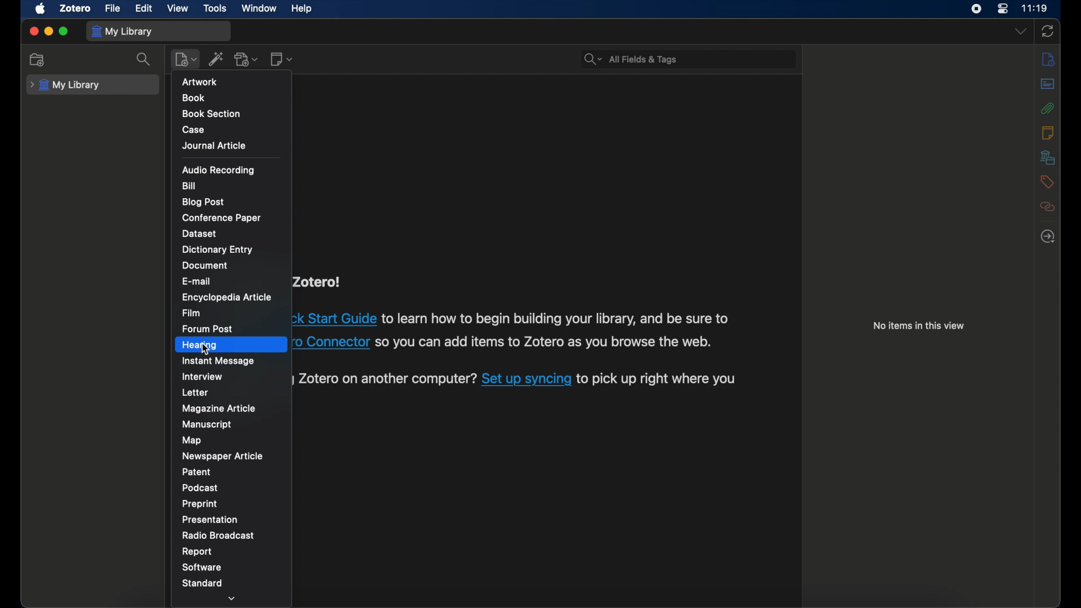 The width and height of the screenshot is (1081, 608). I want to click on abstract, so click(1048, 84).